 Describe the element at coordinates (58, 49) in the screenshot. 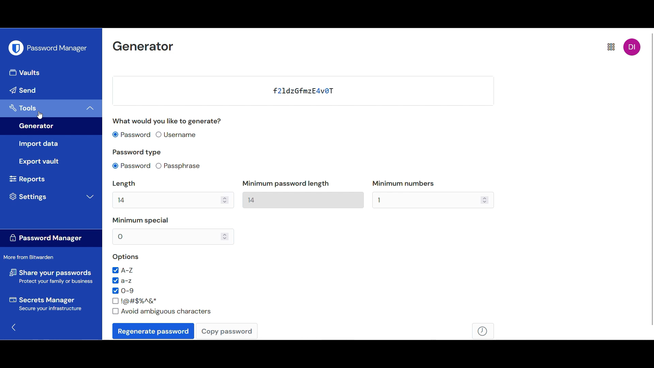

I see `Password manager` at that location.